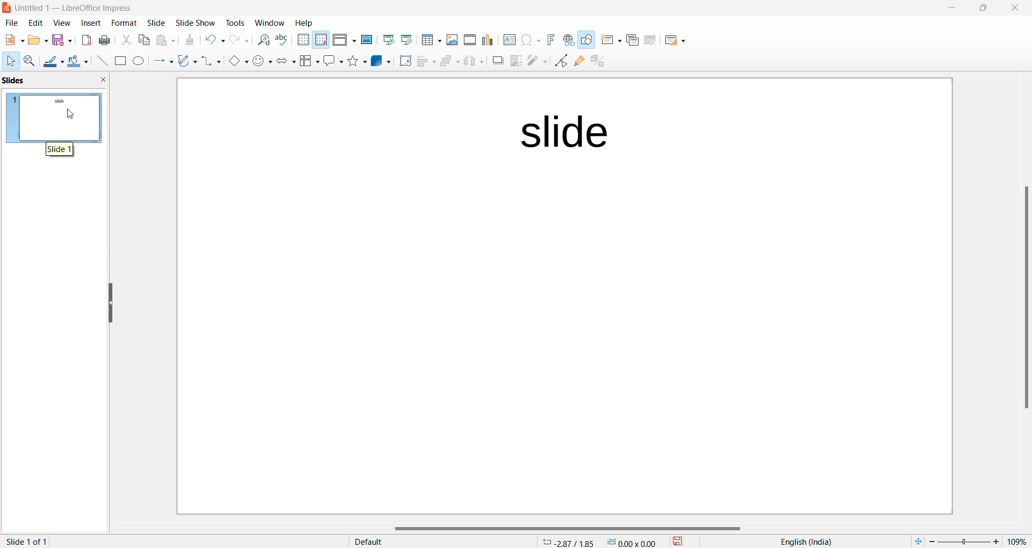 This screenshot has width=1032, height=548. What do you see at coordinates (215, 38) in the screenshot?
I see `Undo` at bounding box center [215, 38].